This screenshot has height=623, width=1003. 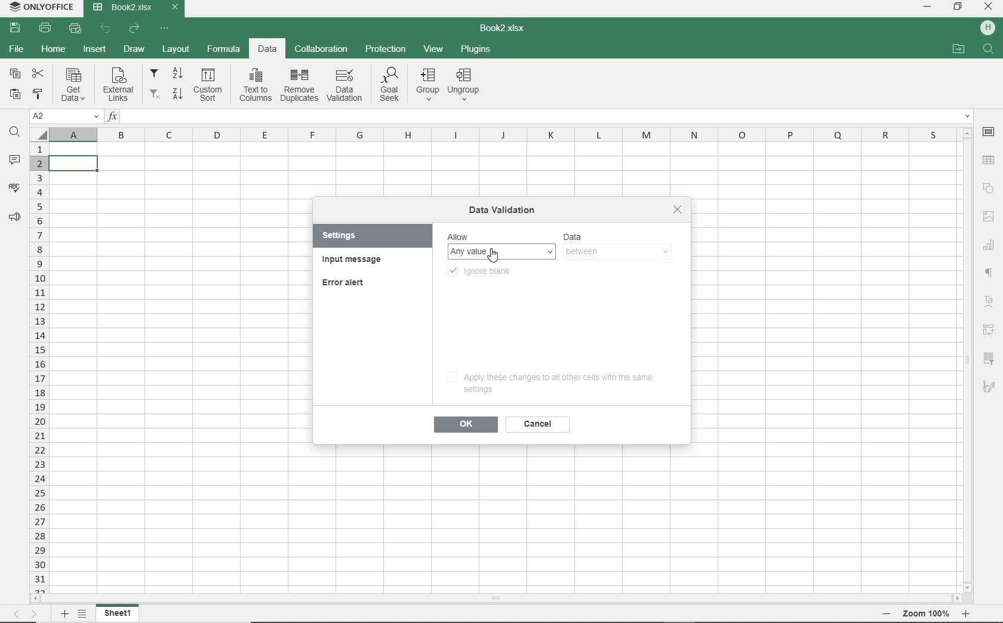 What do you see at coordinates (349, 235) in the screenshot?
I see `settings` at bounding box center [349, 235].